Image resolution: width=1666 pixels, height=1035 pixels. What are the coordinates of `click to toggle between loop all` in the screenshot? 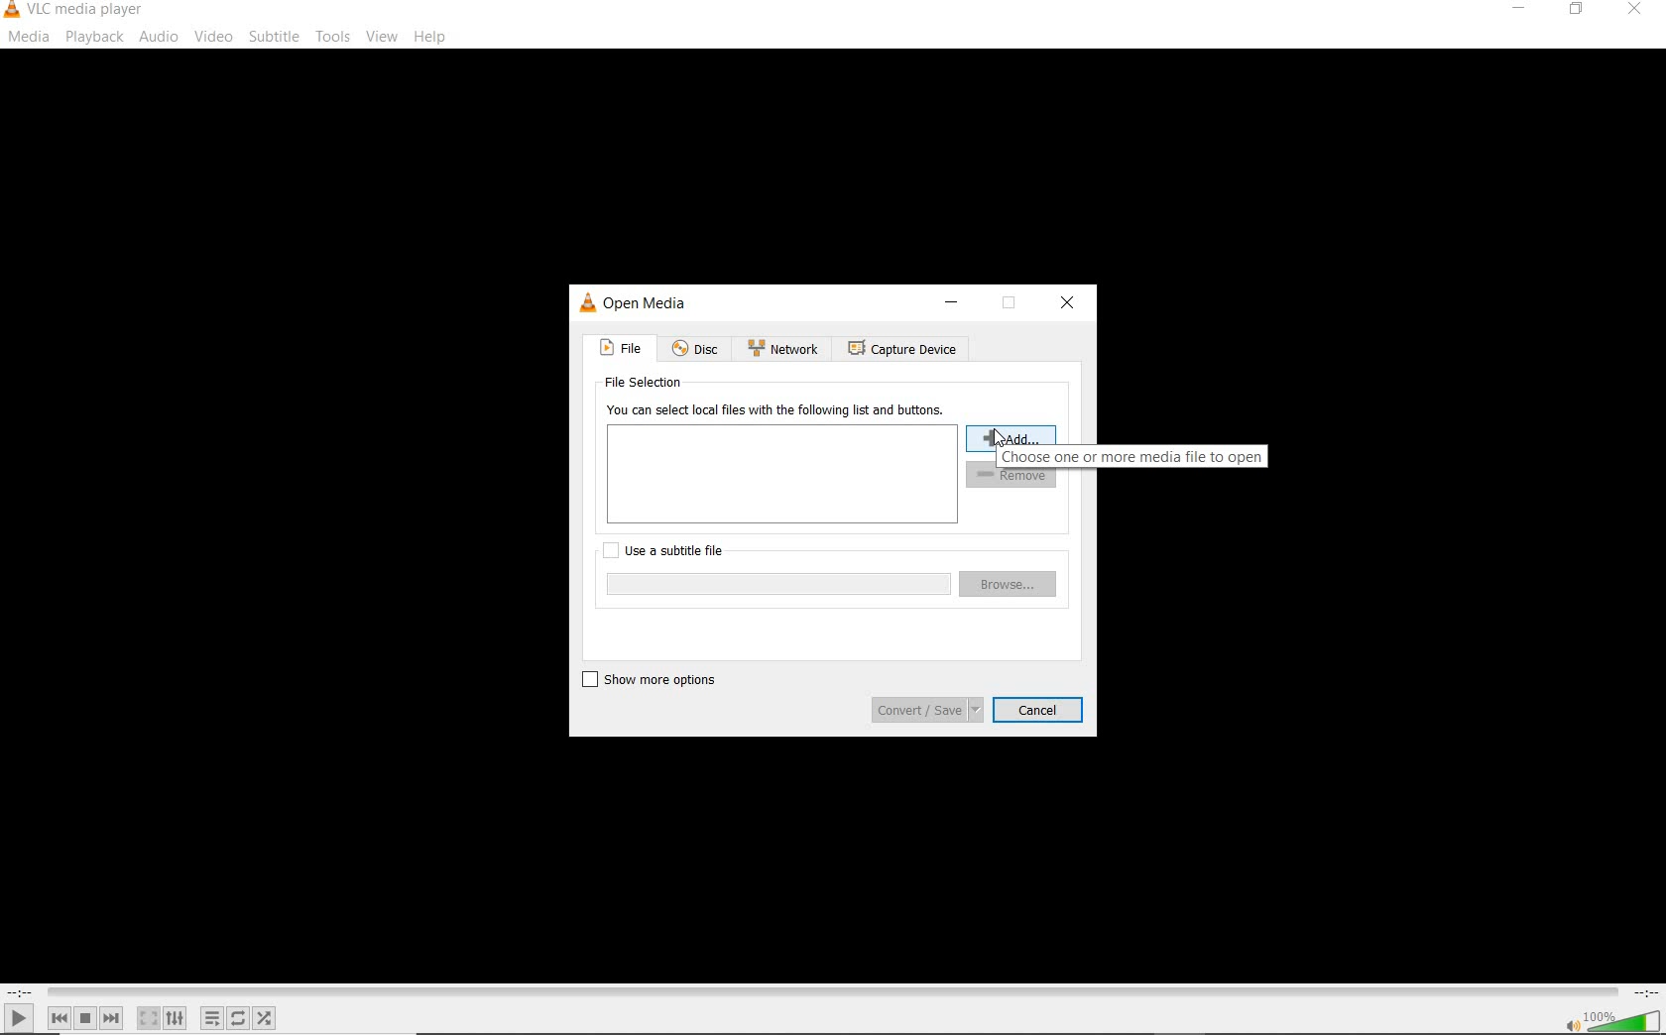 It's located at (239, 1017).